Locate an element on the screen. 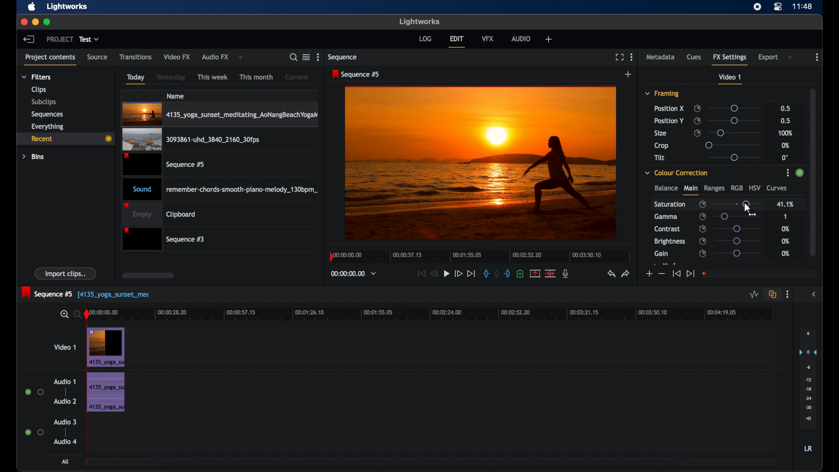   is located at coordinates (691, 190).